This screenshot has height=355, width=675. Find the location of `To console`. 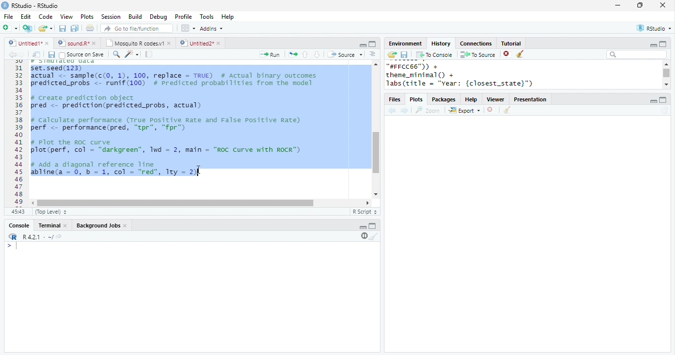

To console is located at coordinates (434, 55).